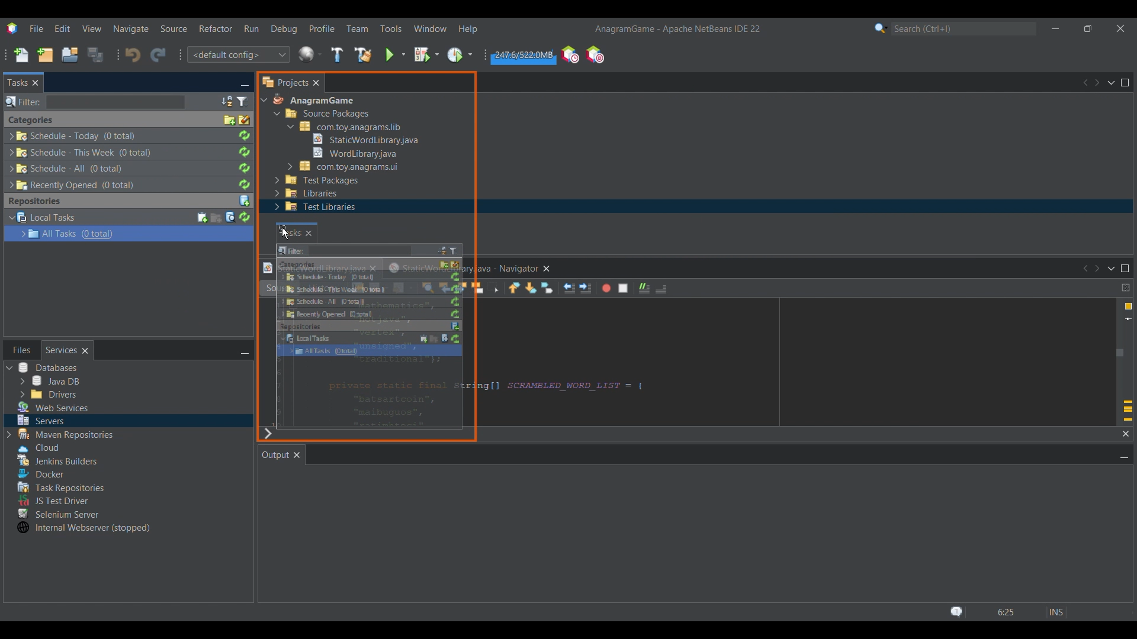 The height and width of the screenshot is (639, 1137). What do you see at coordinates (245, 201) in the screenshot?
I see `Add repository` at bounding box center [245, 201].